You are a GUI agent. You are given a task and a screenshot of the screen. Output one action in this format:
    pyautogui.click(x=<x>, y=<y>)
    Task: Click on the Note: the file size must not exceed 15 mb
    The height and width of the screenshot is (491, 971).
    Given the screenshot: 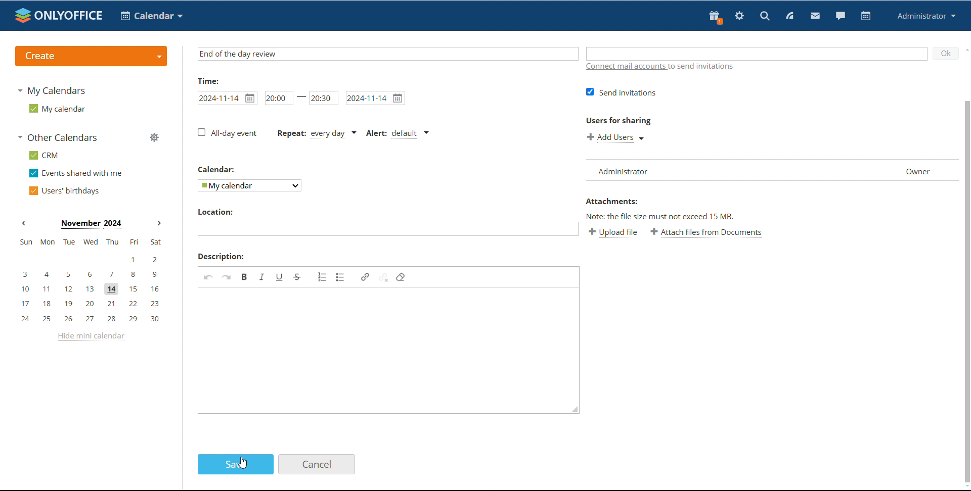 What is the action you would take?
    pyautogui.click(x=660, y=216)
    